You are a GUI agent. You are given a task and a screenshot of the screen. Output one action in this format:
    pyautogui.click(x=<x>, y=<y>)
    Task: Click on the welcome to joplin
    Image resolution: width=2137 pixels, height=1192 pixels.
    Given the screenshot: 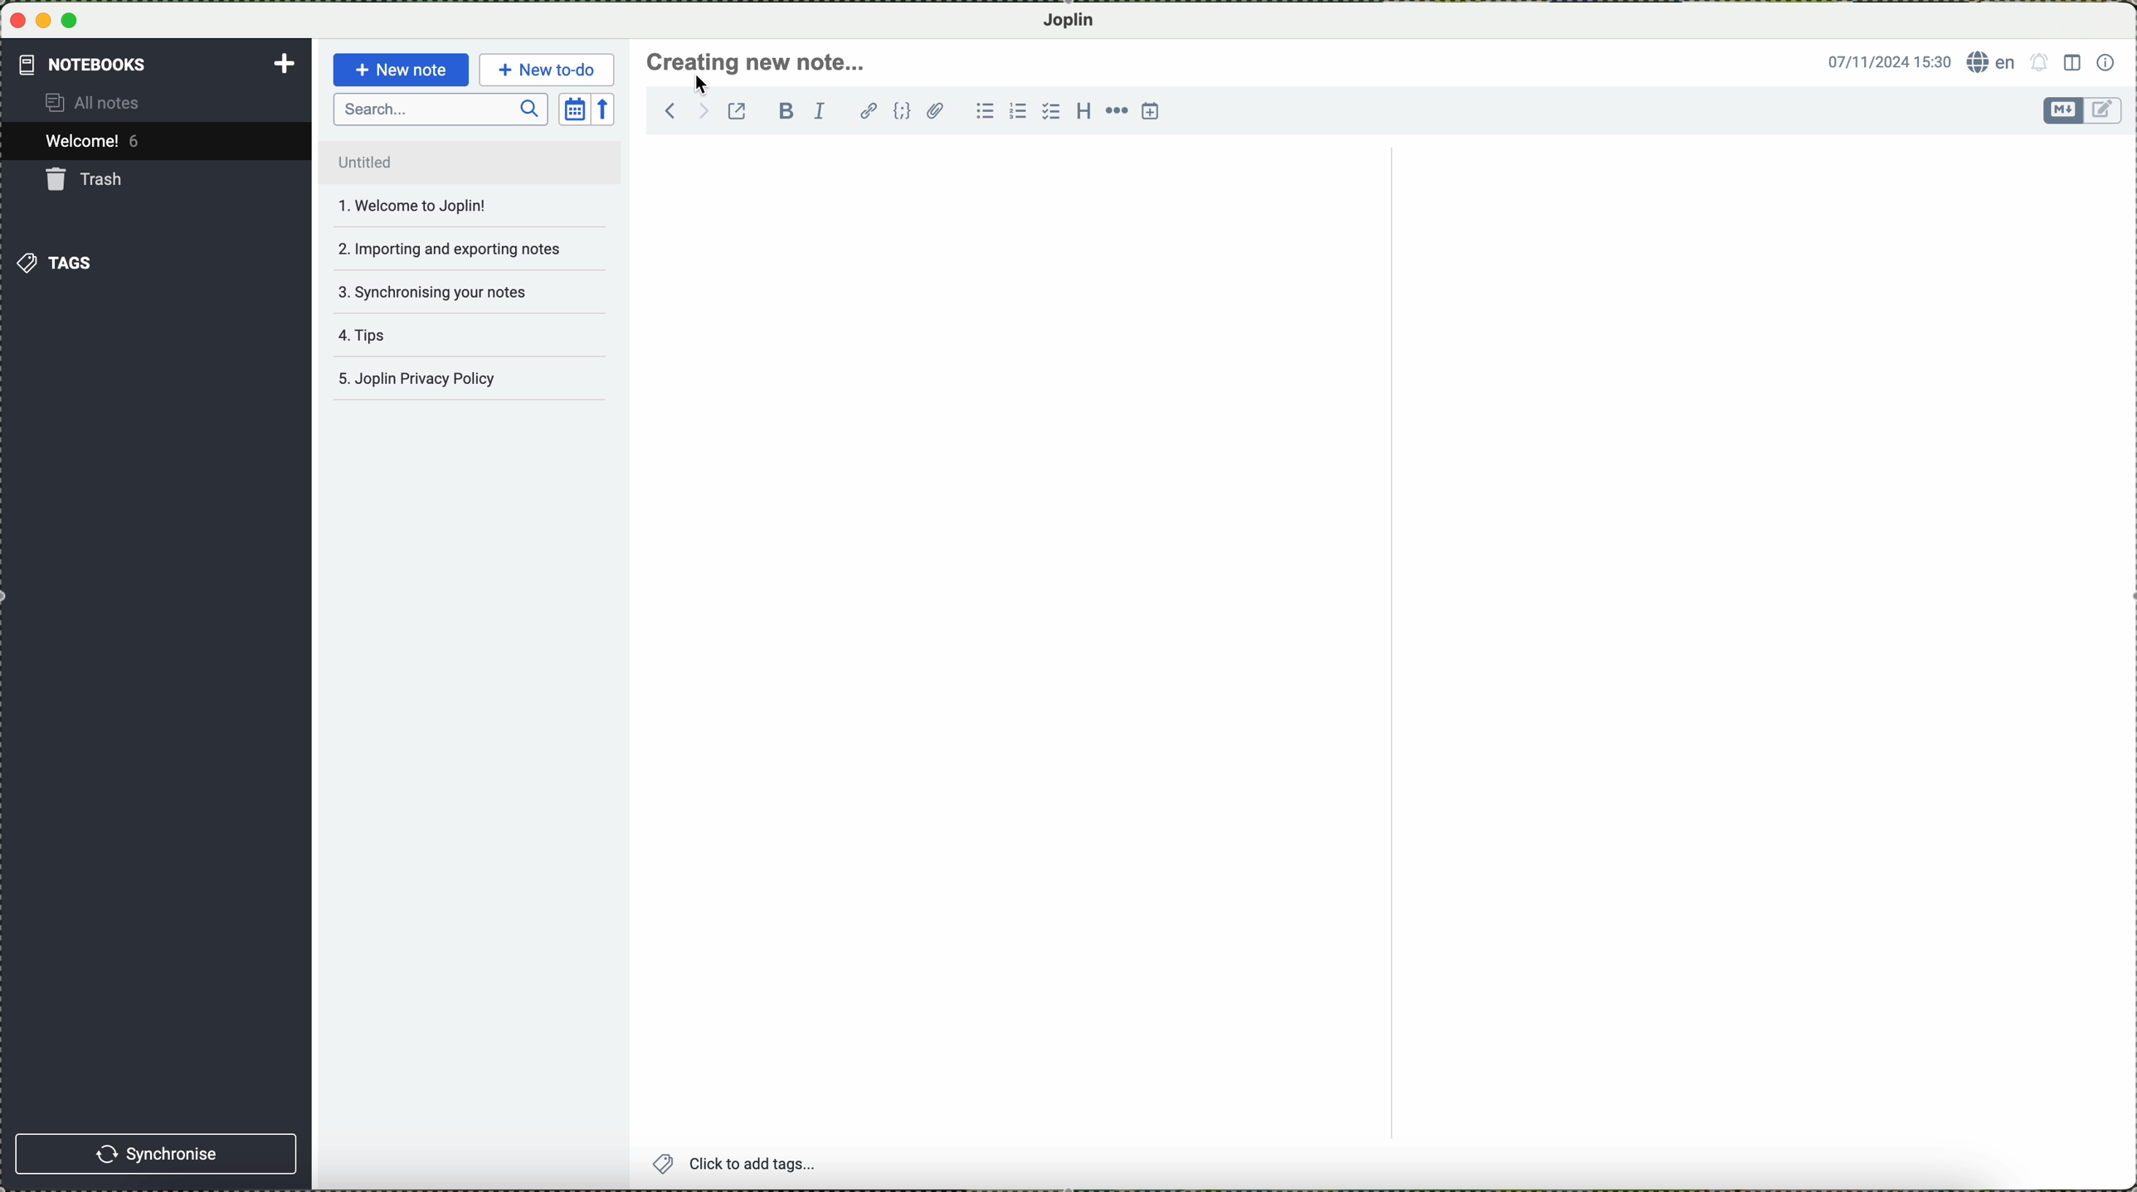 What is the action you would take?
    pyautogui.click(x=443, y=206)
    